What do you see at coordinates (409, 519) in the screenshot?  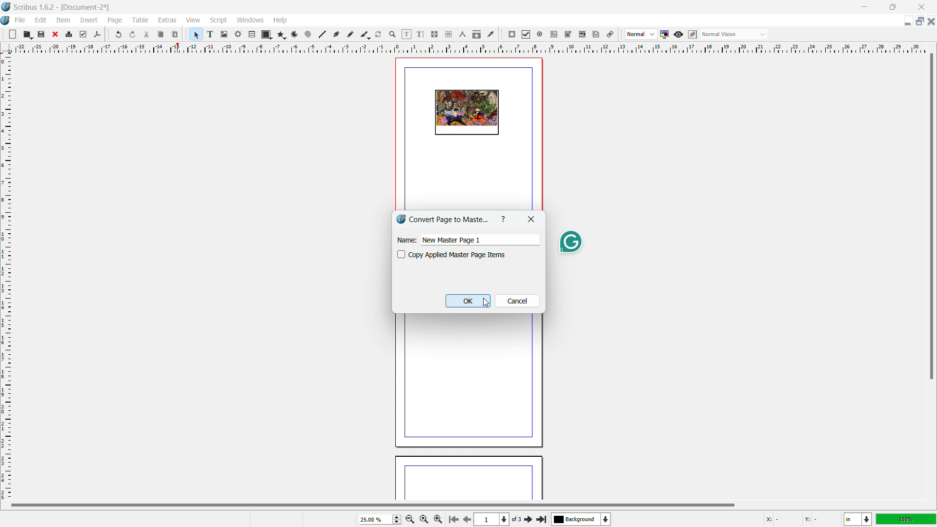 I see `zoom out by the stepping value in tool preference` at bounding box center [409, 519].